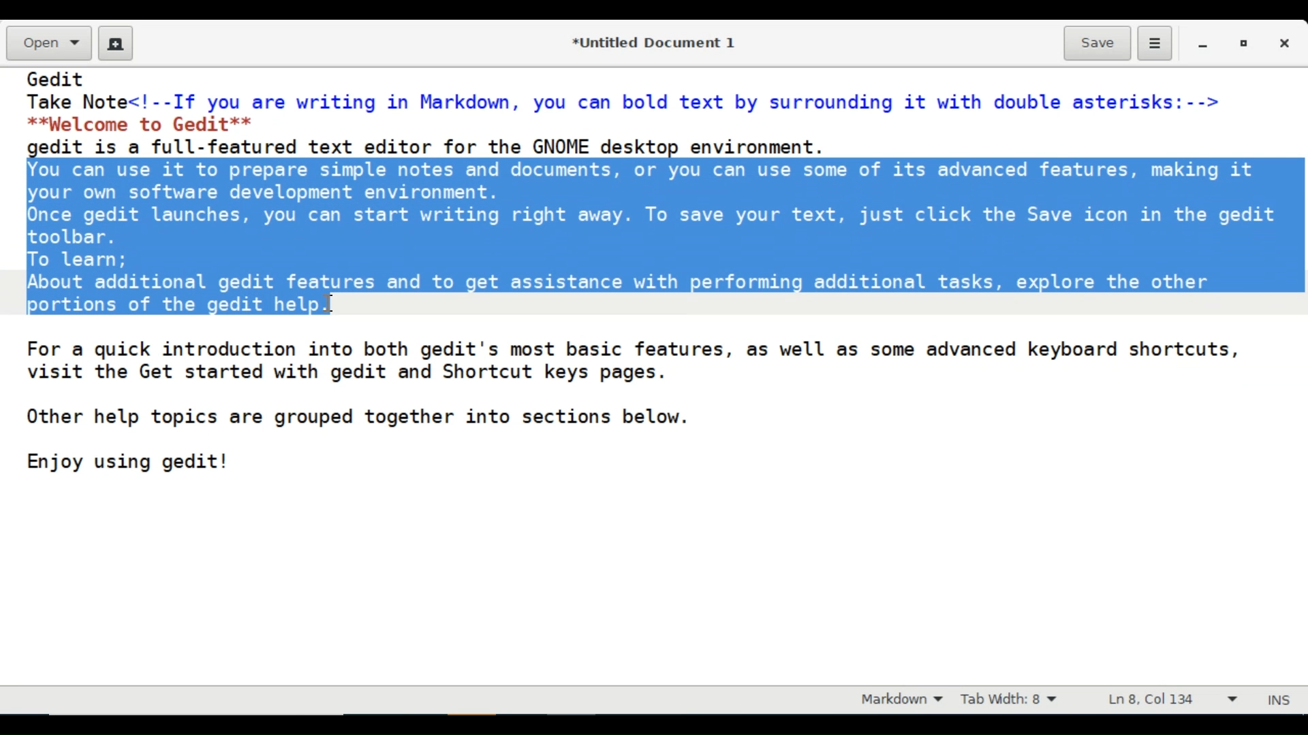 This screenshot has height=735, width=1308. Describe the element at coordinates (1172, 702) in the screenshot. I see `Line & Column Preference` at that location.